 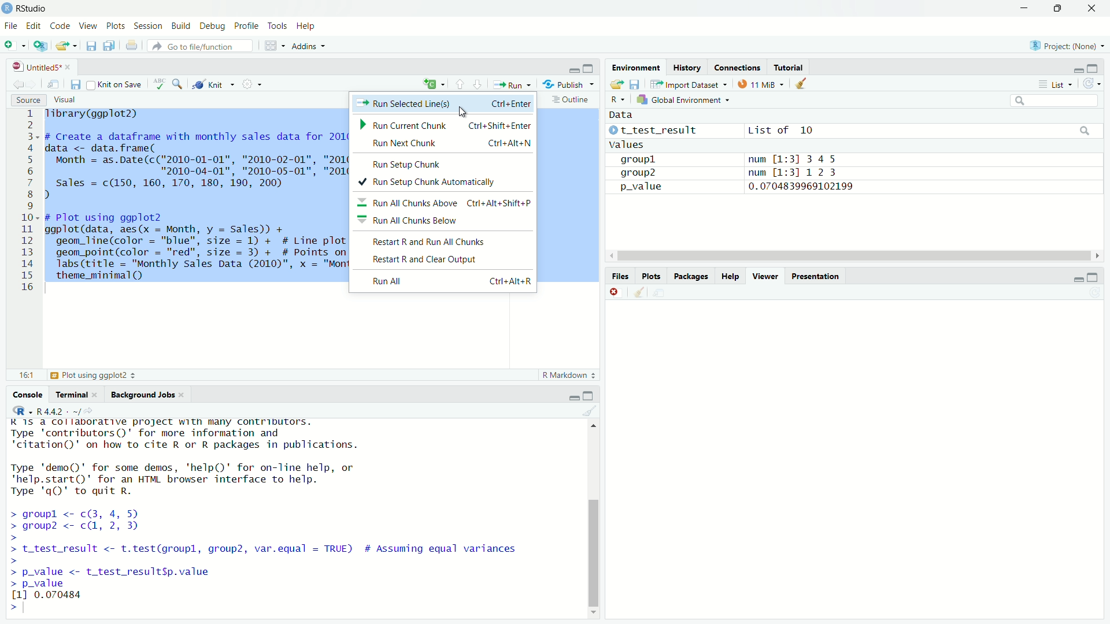 What do you see at coordinates (445, 203) in the screenshot?
I see `= Run All Chunks Above ~ Ctrl+Alt+Shift+P` at bounding box center [445, 203].